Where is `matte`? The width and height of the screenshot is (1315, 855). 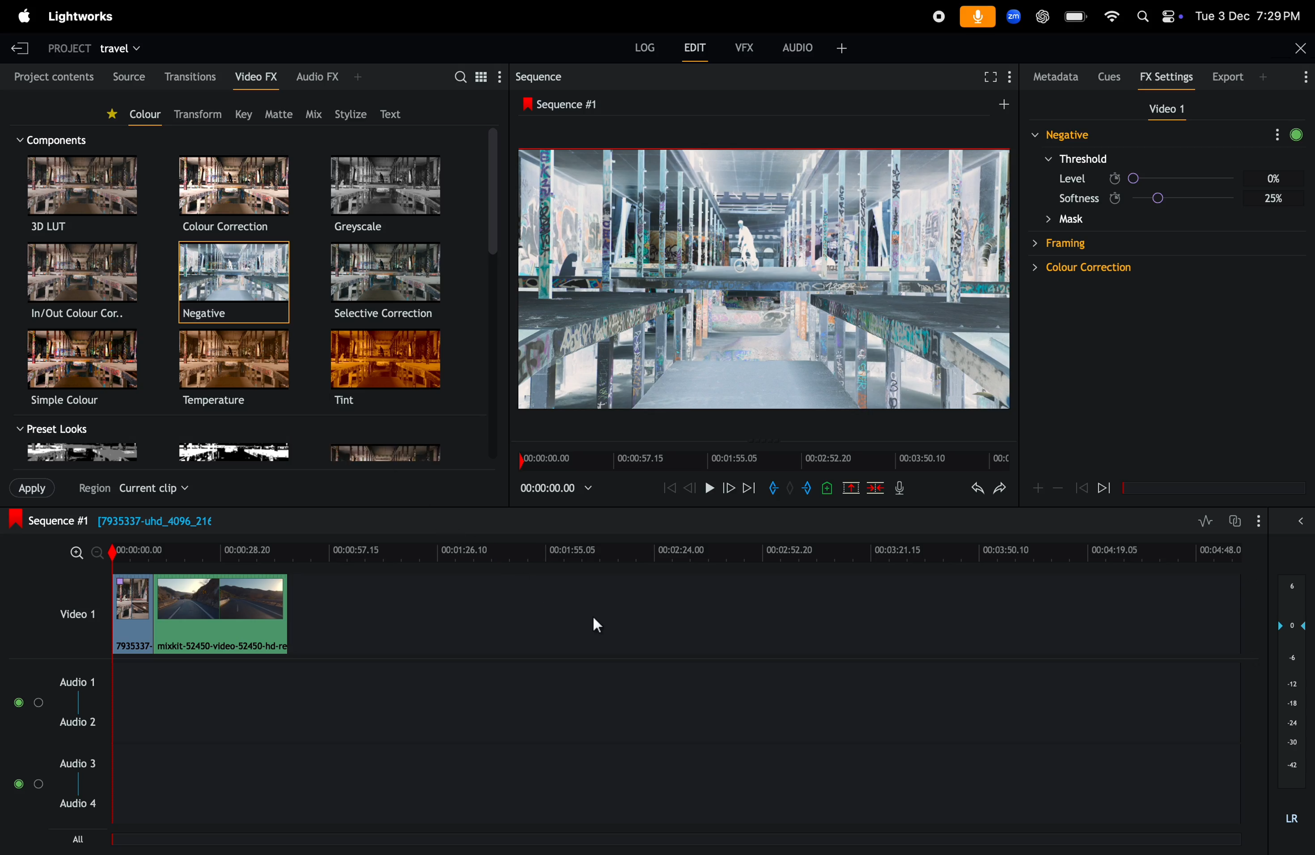 matte is located at coordinates (281, 114).